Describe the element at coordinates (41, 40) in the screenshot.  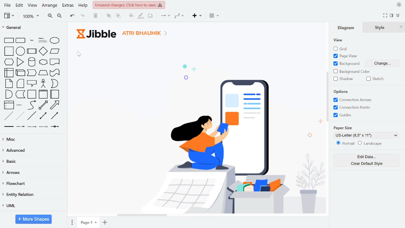
I see `general shapes` at that location.